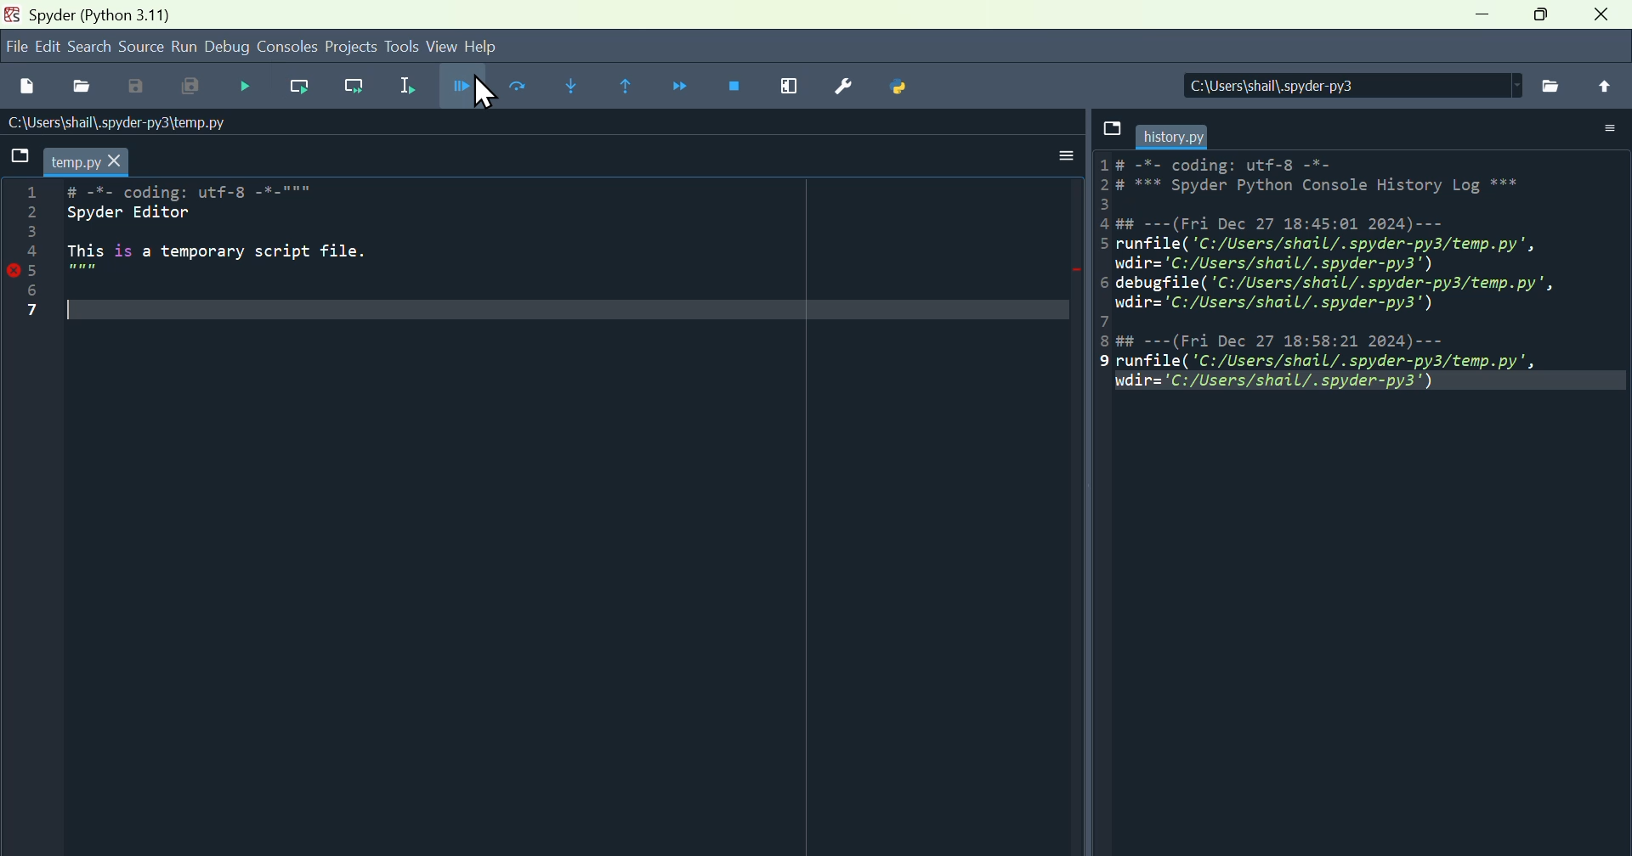 The width and height of the screenshot is (1632, 856). I want to click on Save as, so click(139, 90).